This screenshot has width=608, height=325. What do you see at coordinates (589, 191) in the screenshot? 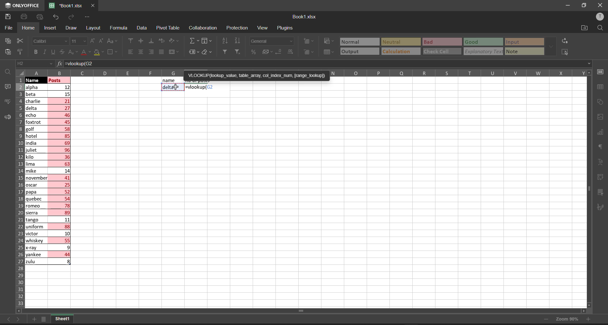
I see `vertical scroll bar` at bounding box center [589, 191].